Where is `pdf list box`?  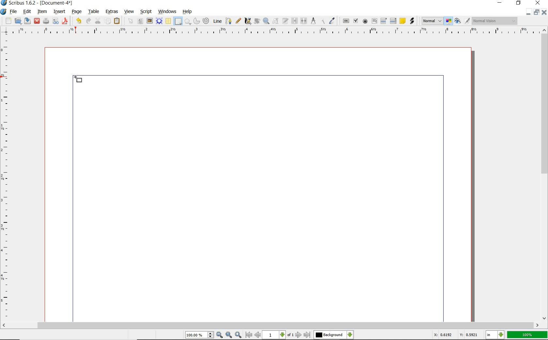 pdf list box is located at coordinates (393, 21).